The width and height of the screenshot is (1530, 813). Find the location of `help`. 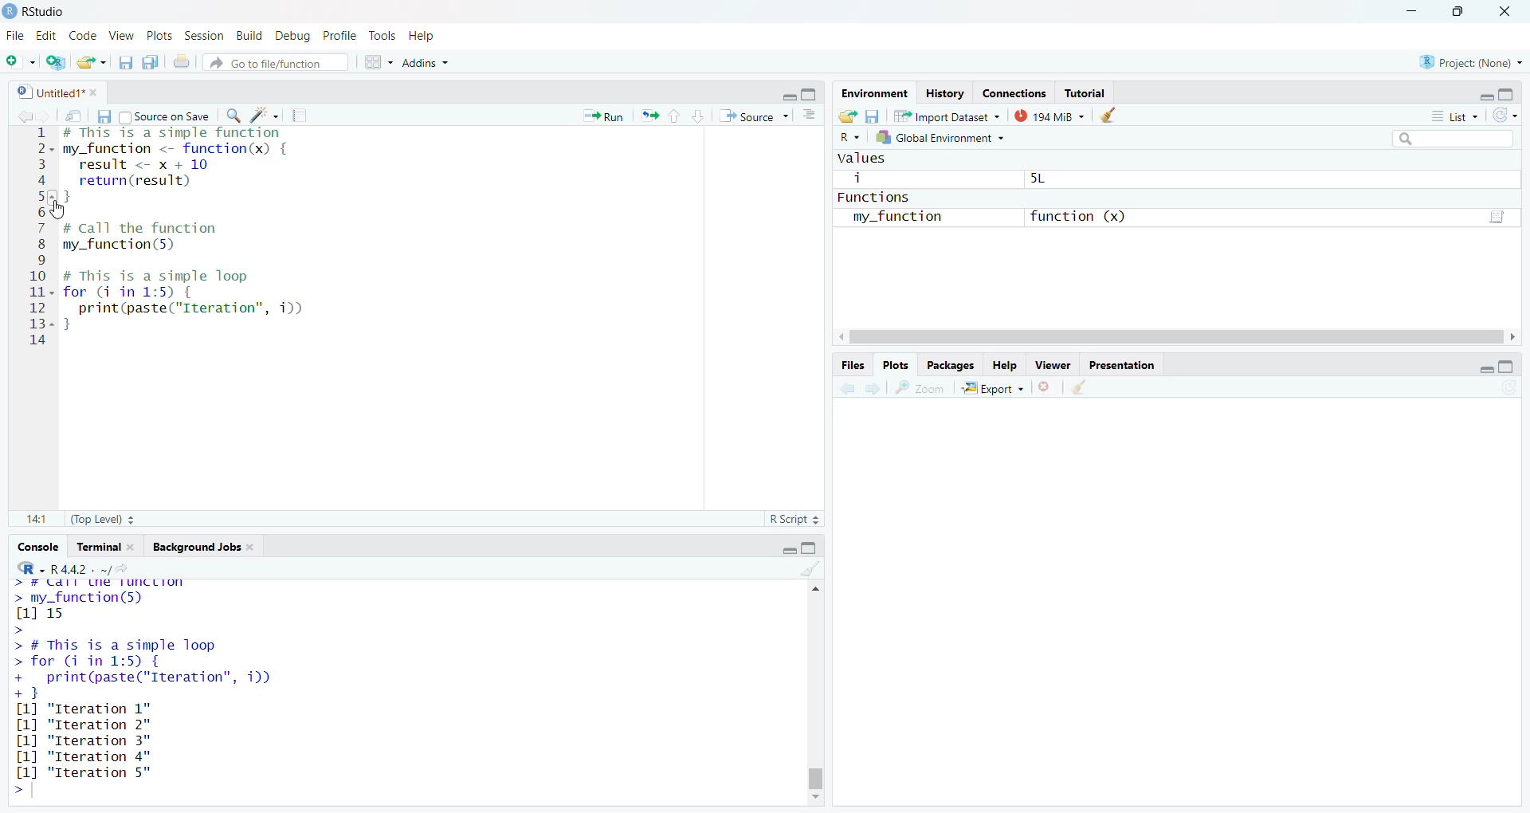

help is located at coordinates (427, 34).